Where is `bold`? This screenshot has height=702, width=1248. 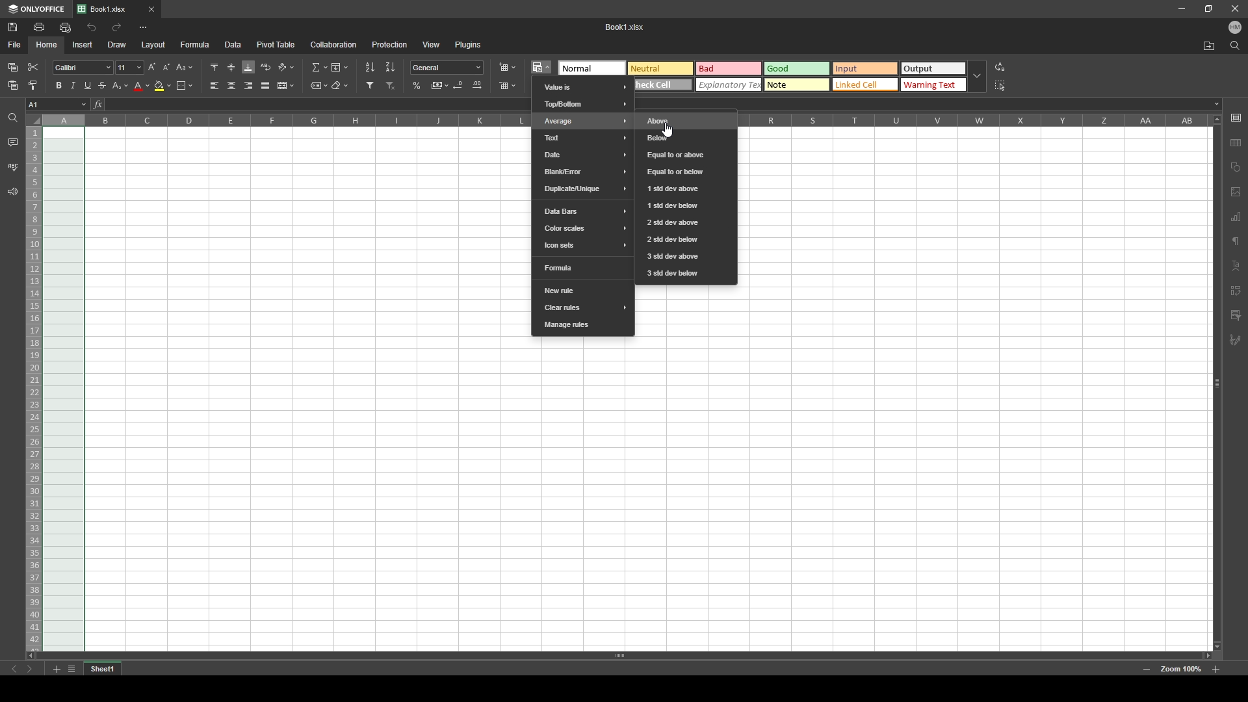 bold is located at coordinates (58, 85).